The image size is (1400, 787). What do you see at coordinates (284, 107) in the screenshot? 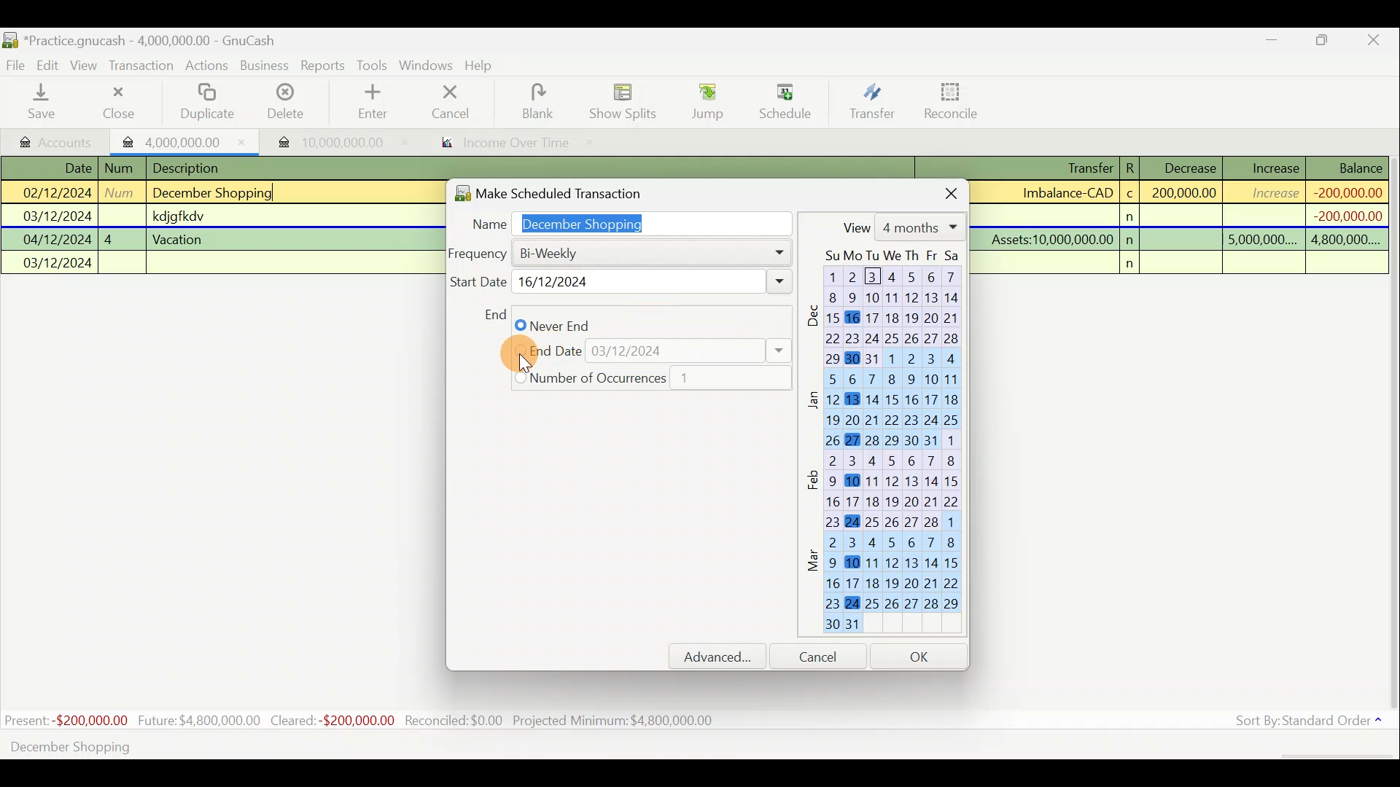
I see `Delete` at bounding box center [284, 107].